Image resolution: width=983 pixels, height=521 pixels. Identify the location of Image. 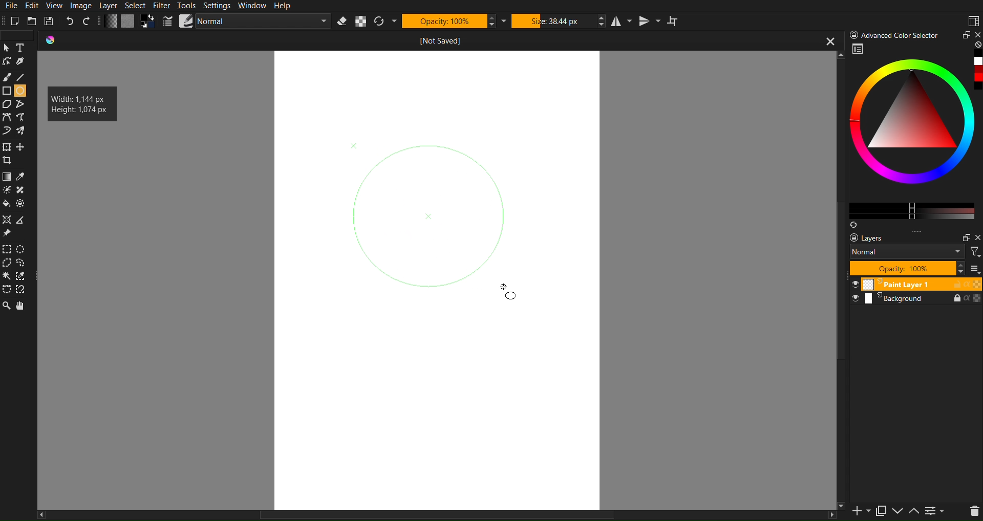
(81, 6).